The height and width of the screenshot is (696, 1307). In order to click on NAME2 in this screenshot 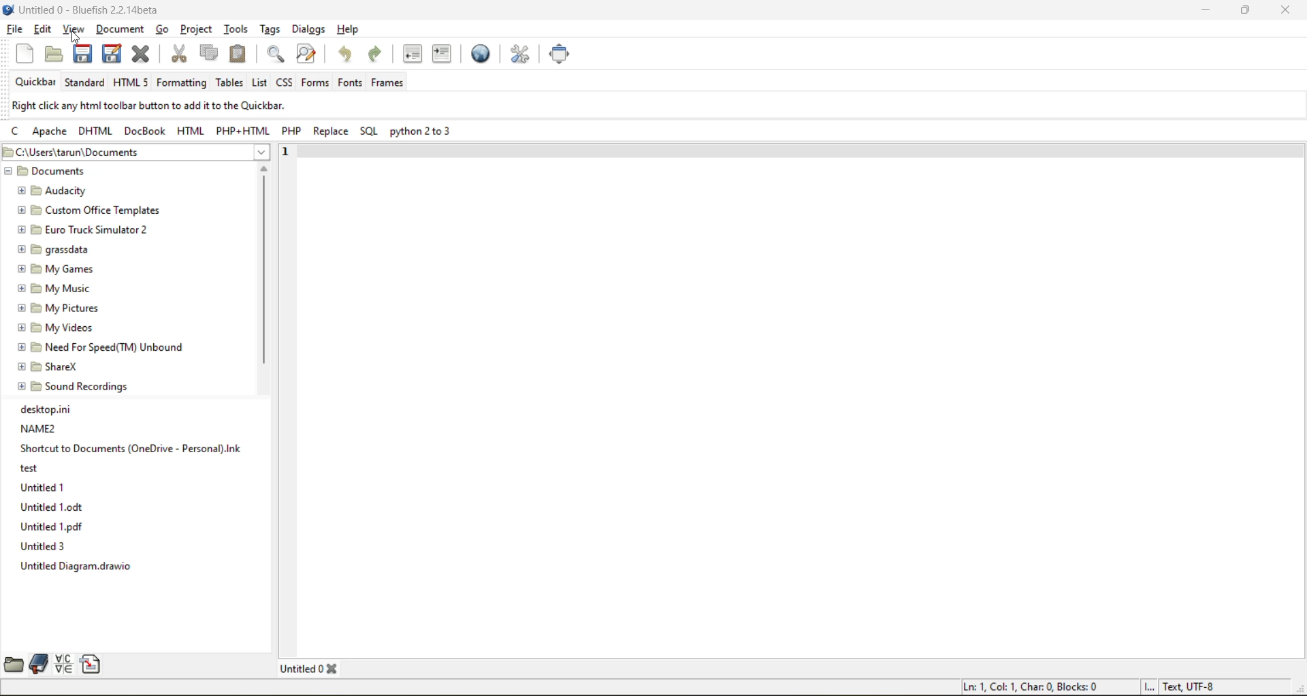, I will do `click(44, 429)`.